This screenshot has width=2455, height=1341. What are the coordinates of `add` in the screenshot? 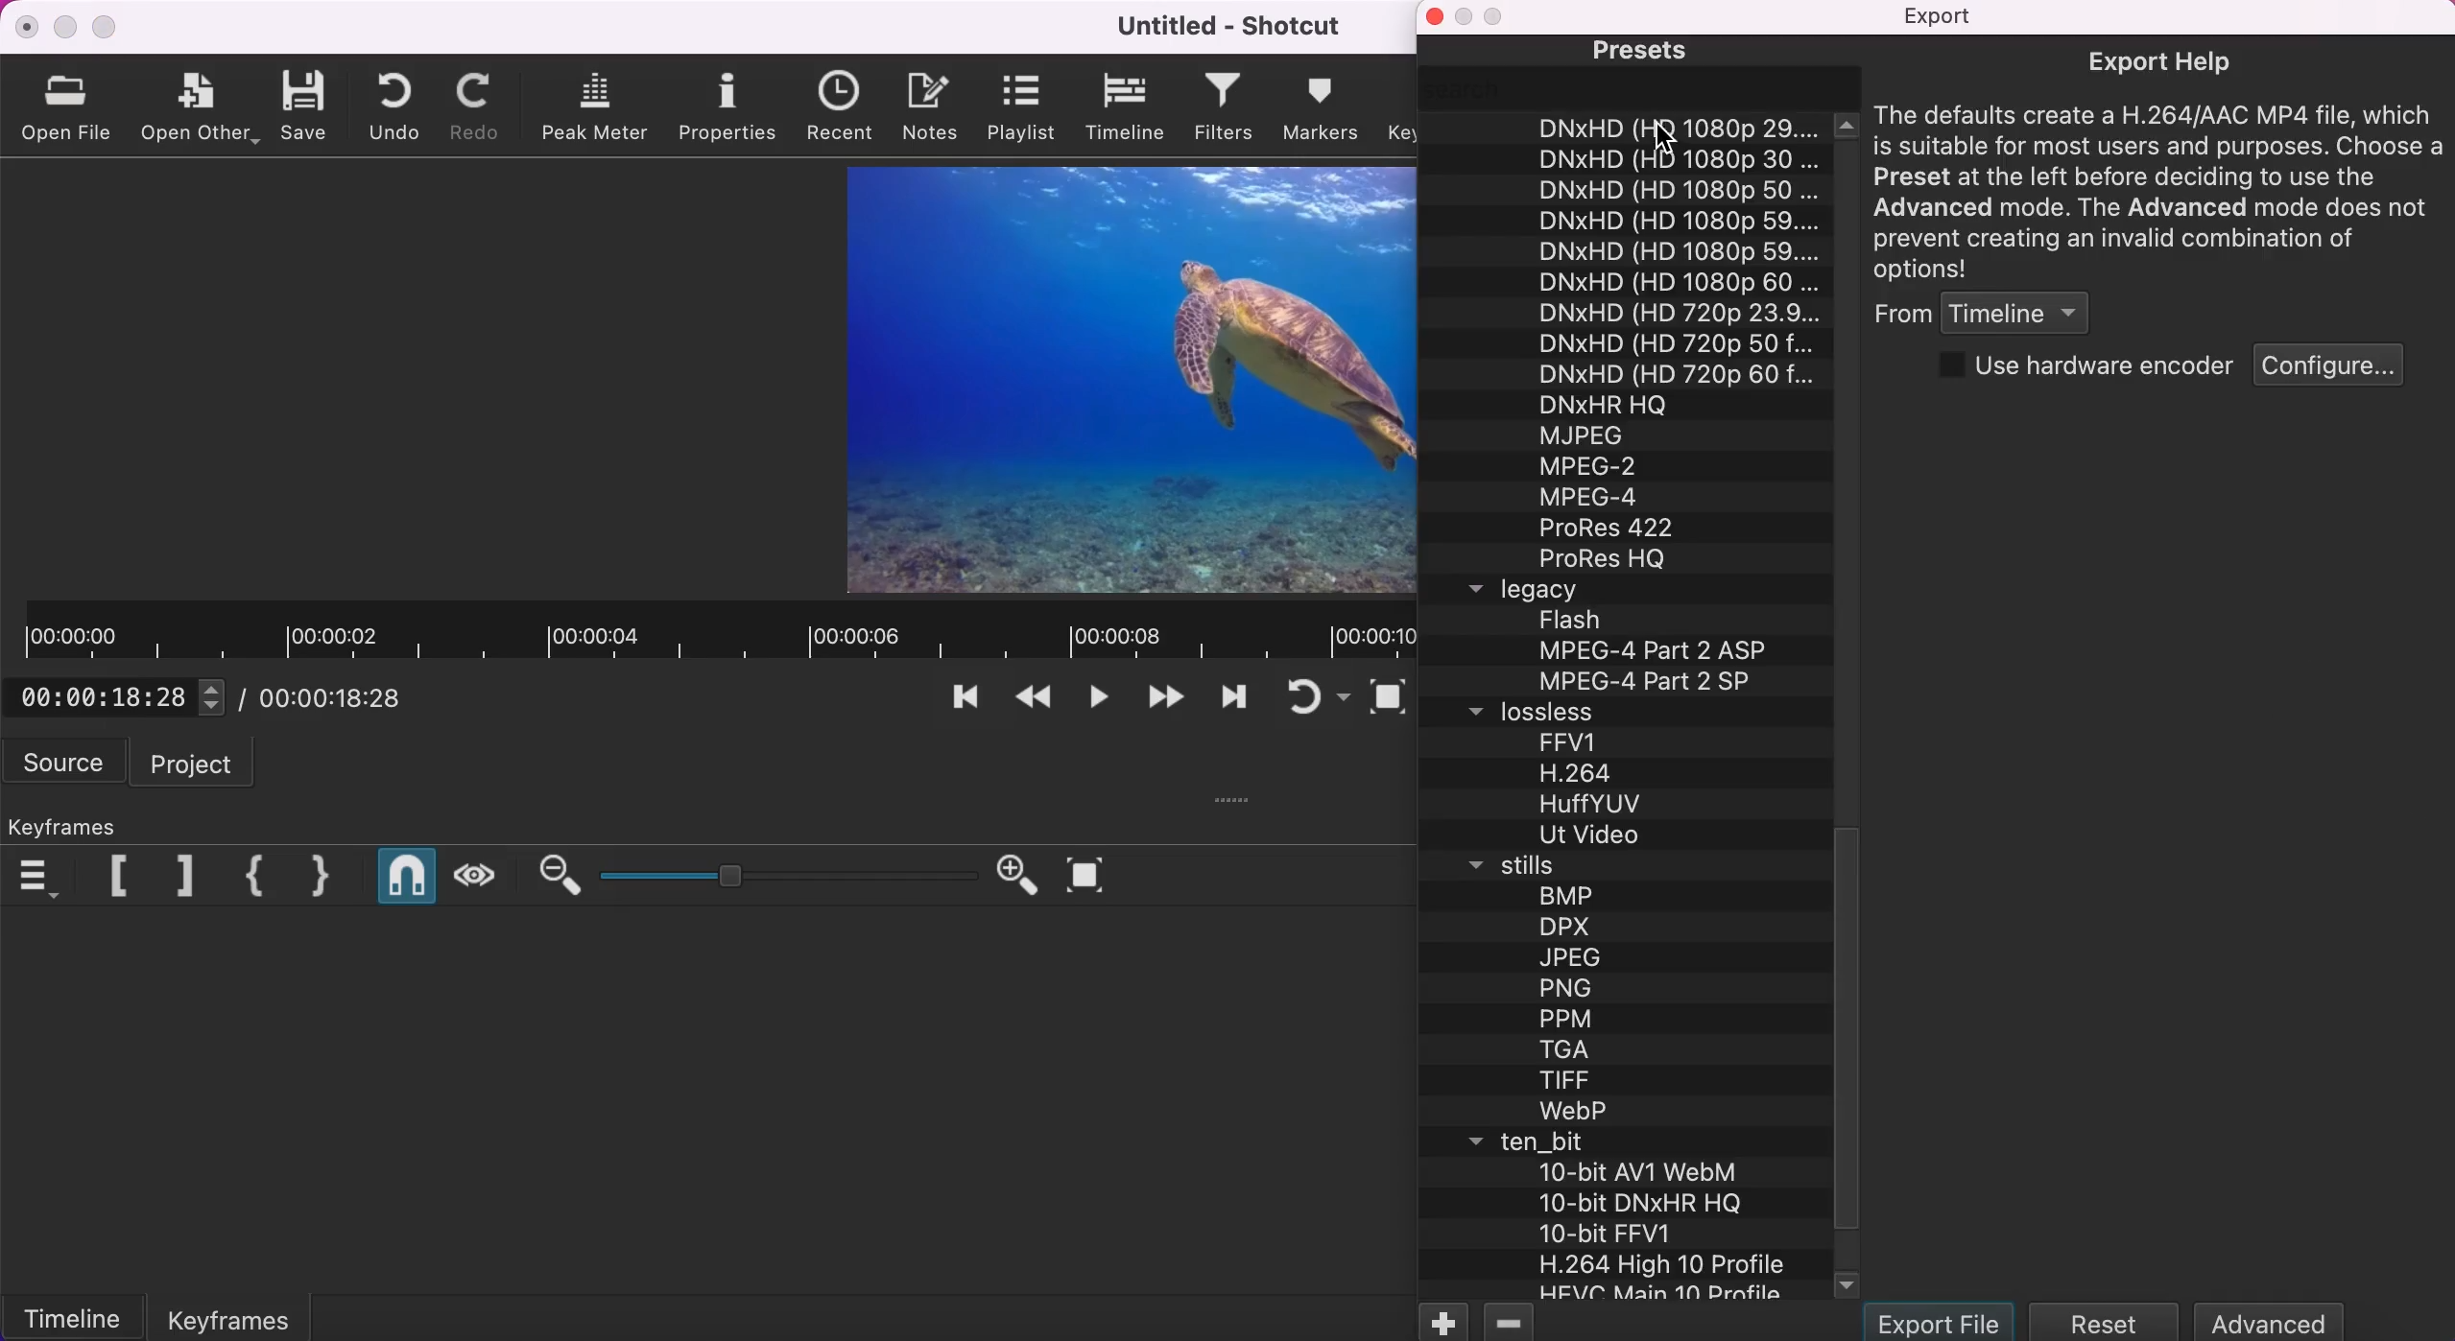 It's located at (1443, 1320).